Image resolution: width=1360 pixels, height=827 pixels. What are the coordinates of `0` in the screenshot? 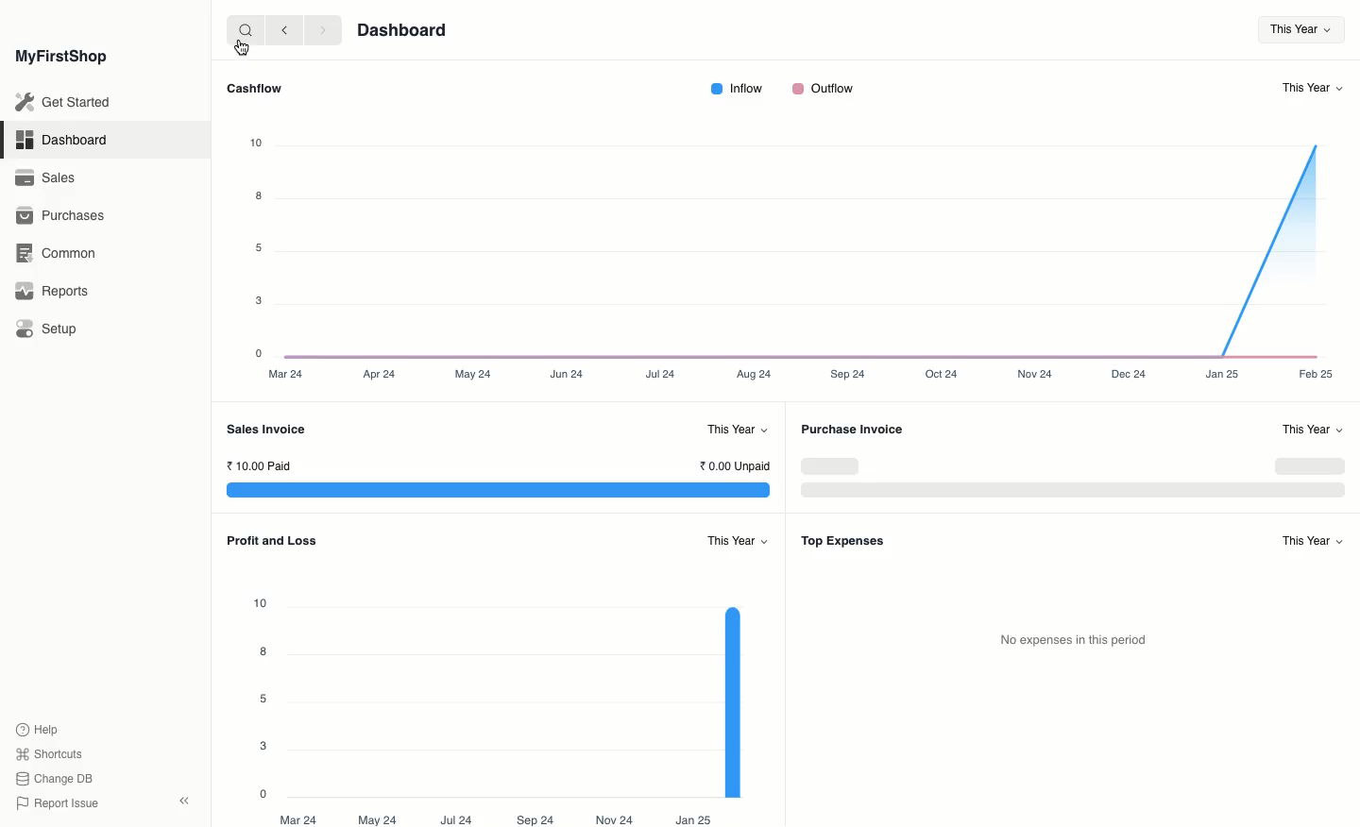 It's located at (257, 351).